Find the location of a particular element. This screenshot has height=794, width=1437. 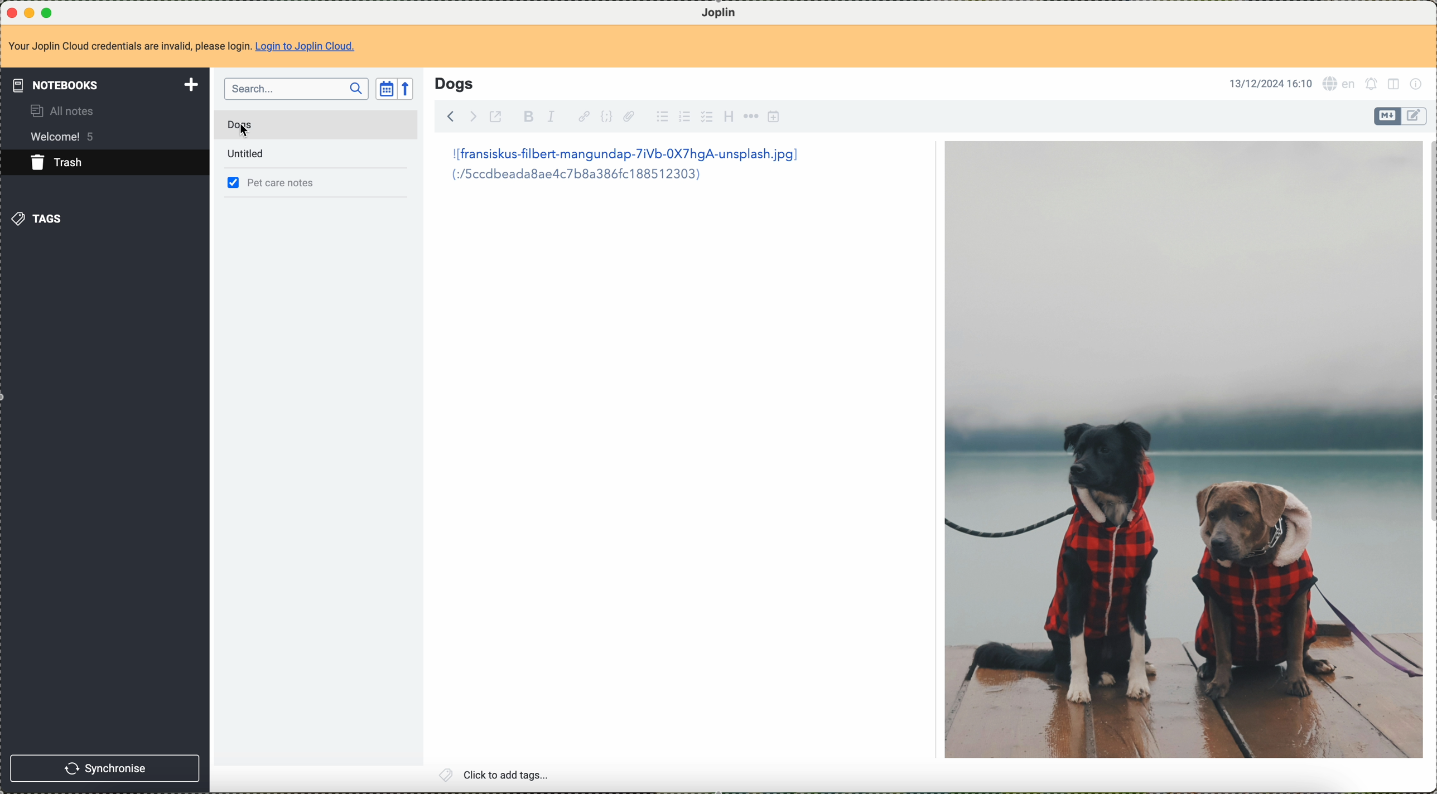

toggle editor layout is located at coordinates (1396, 85).